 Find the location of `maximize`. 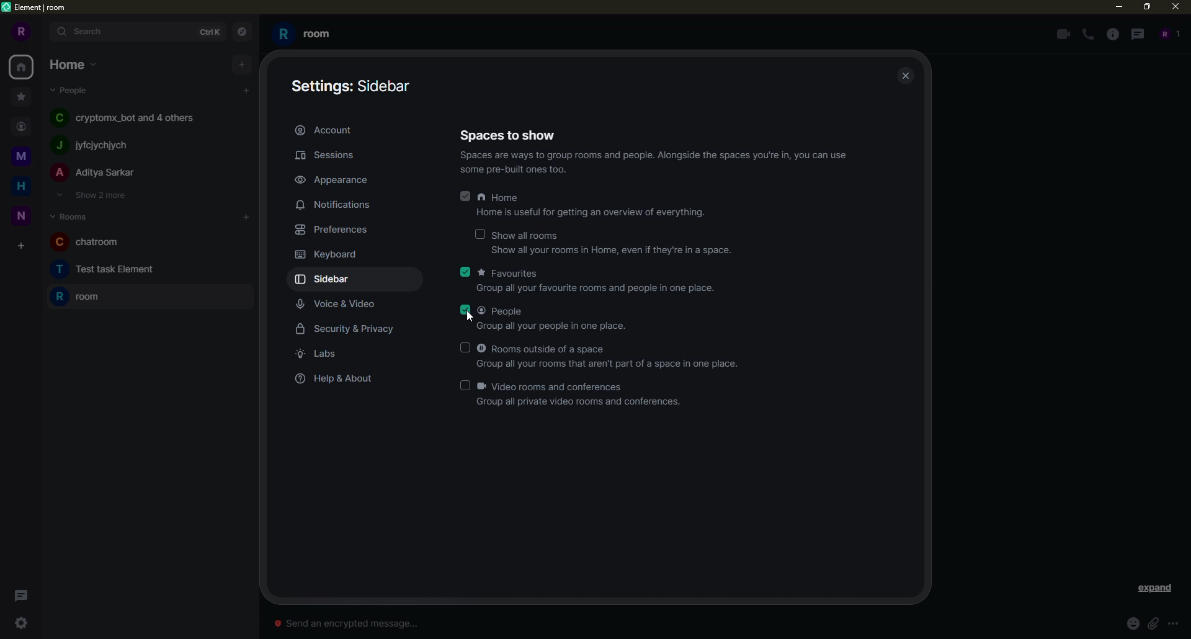

maximize is located at coordinates (1146, 7).